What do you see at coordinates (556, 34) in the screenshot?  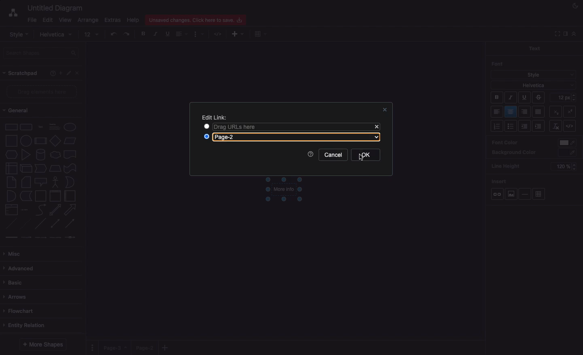 I see `Collapse` at bounding box center [556, 34].